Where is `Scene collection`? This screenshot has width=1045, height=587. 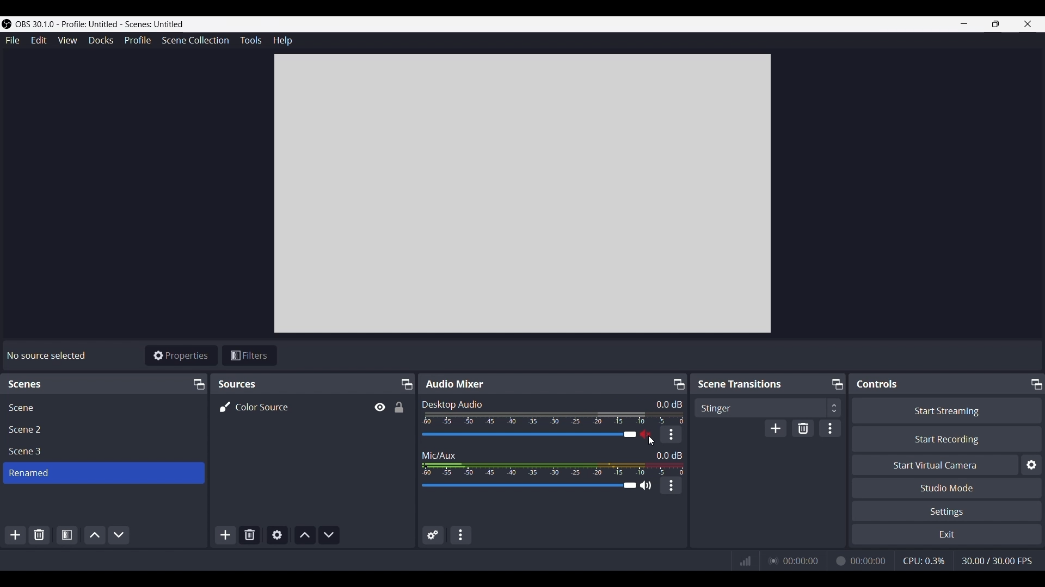 Scene collection is located at coordinates (195, 40).